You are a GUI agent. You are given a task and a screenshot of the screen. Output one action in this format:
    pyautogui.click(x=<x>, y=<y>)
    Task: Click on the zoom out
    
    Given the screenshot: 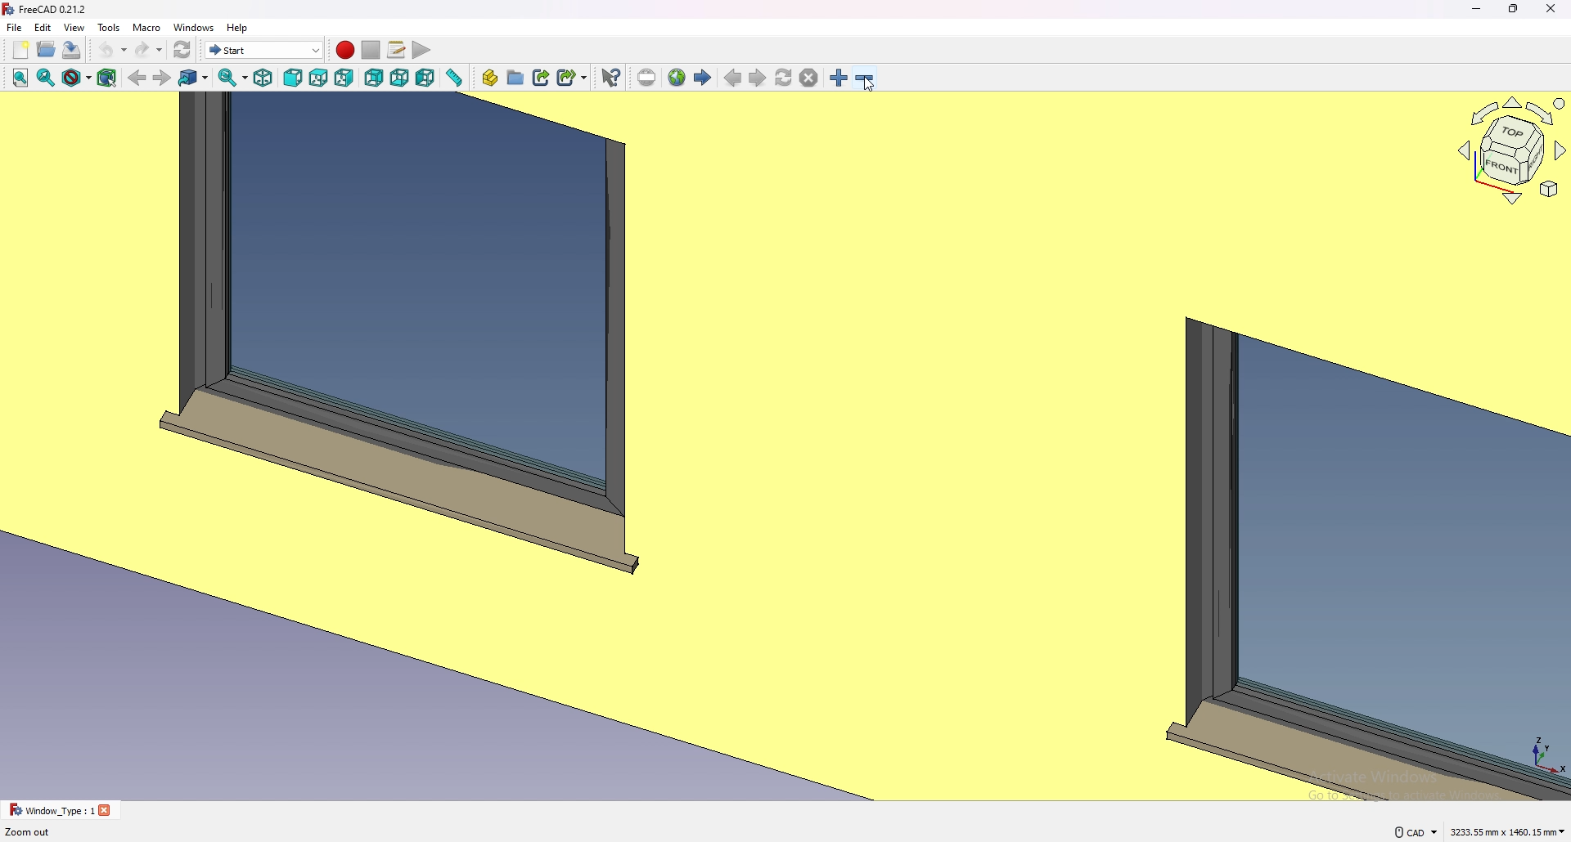 What is the action you would take?
    pyautogui.click(x=864, y=78)
    